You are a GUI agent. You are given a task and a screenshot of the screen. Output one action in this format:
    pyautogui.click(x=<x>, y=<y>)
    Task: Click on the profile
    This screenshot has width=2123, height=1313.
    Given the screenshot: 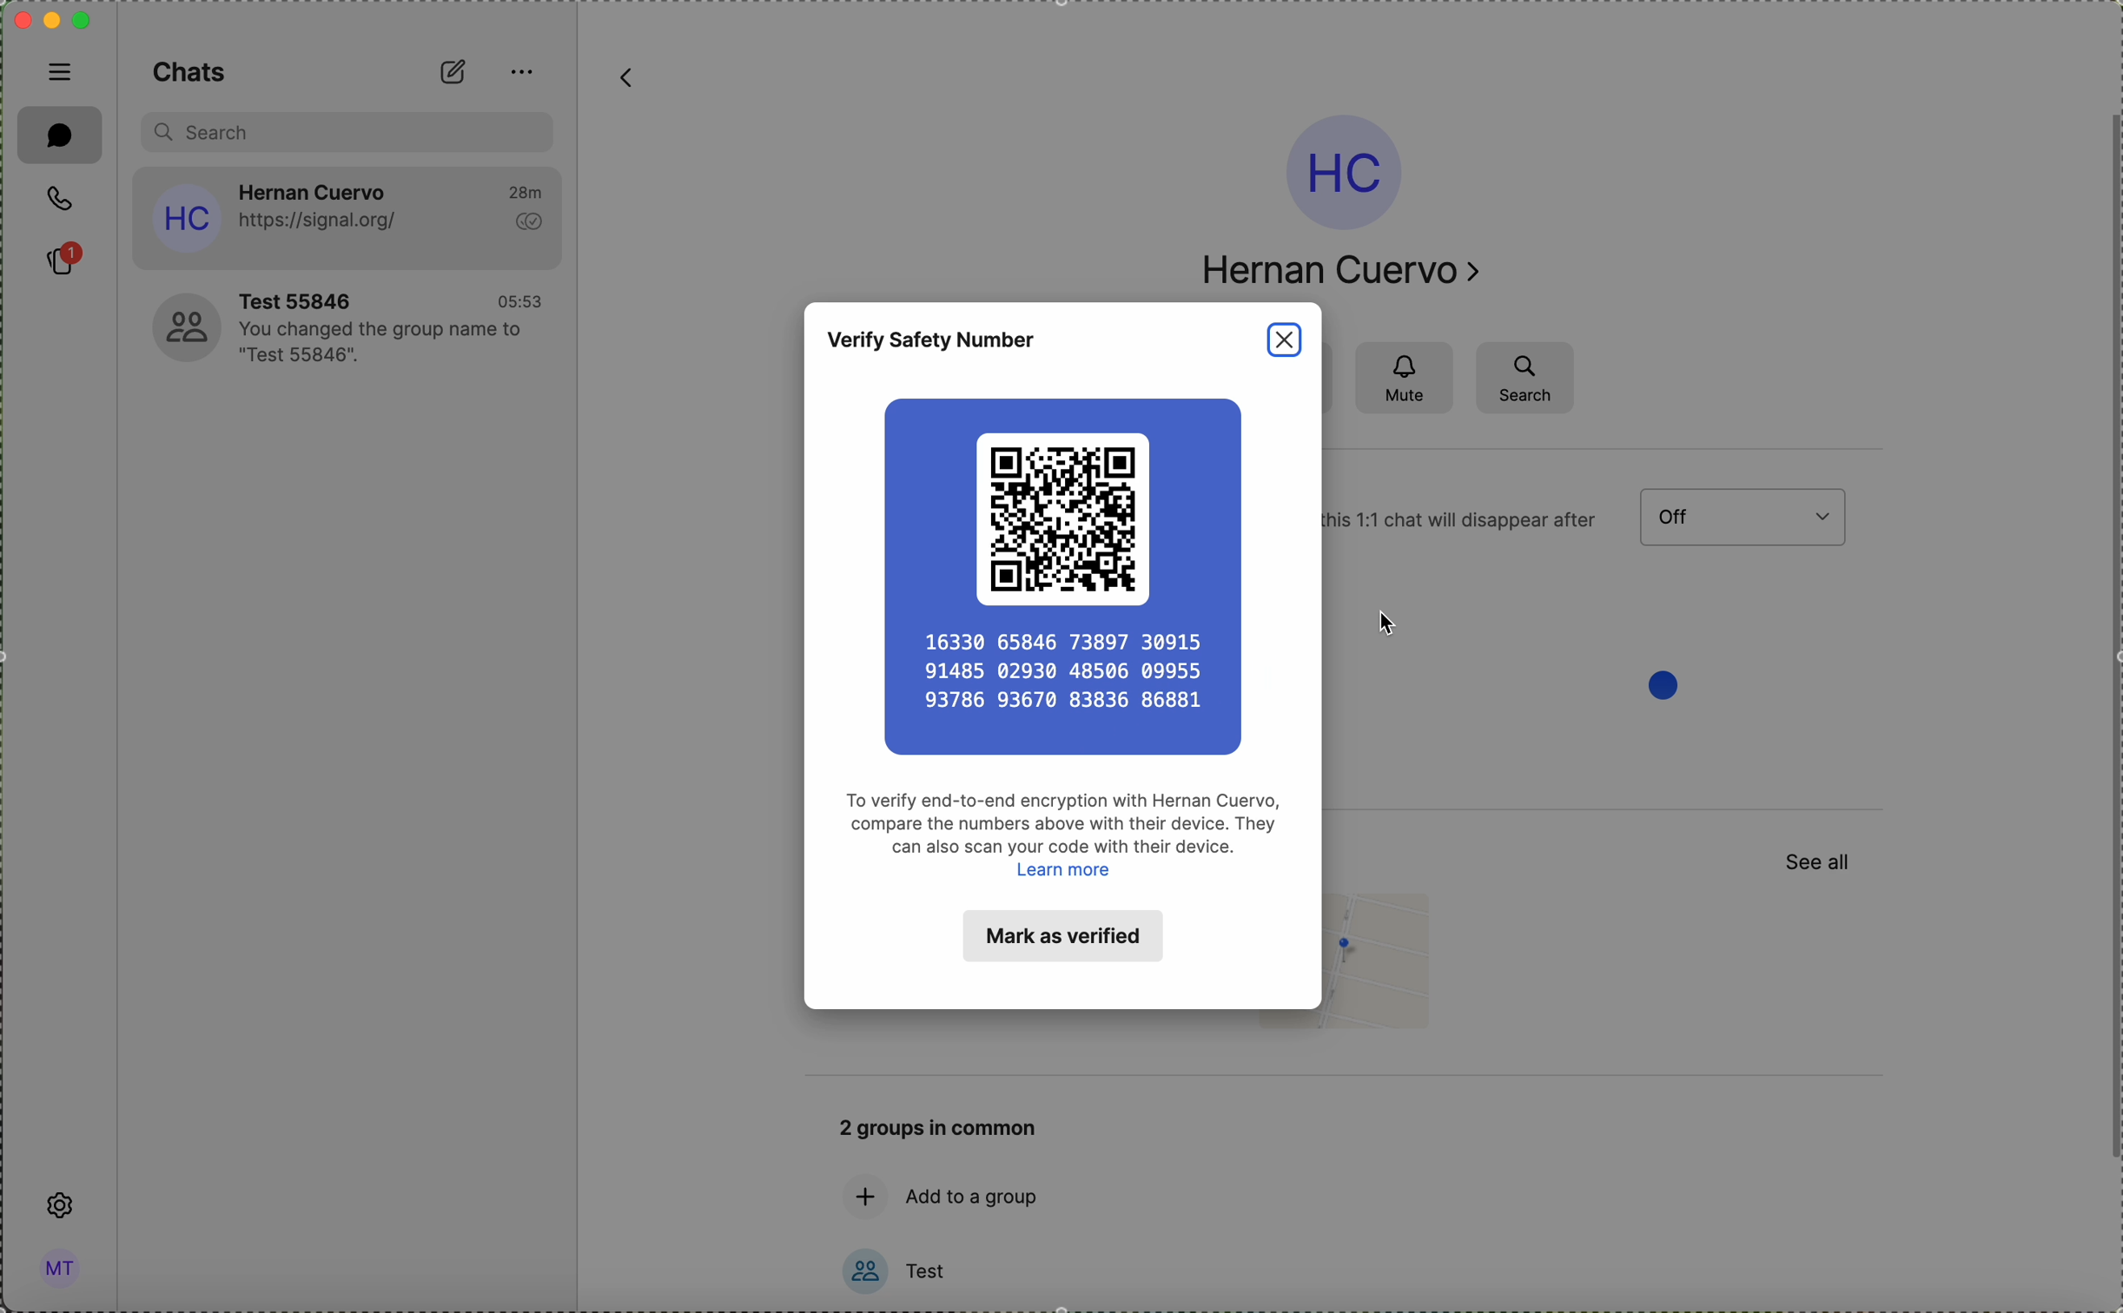 What is the action you would take?
    pyautogui.click(x=61, y=1267)
    